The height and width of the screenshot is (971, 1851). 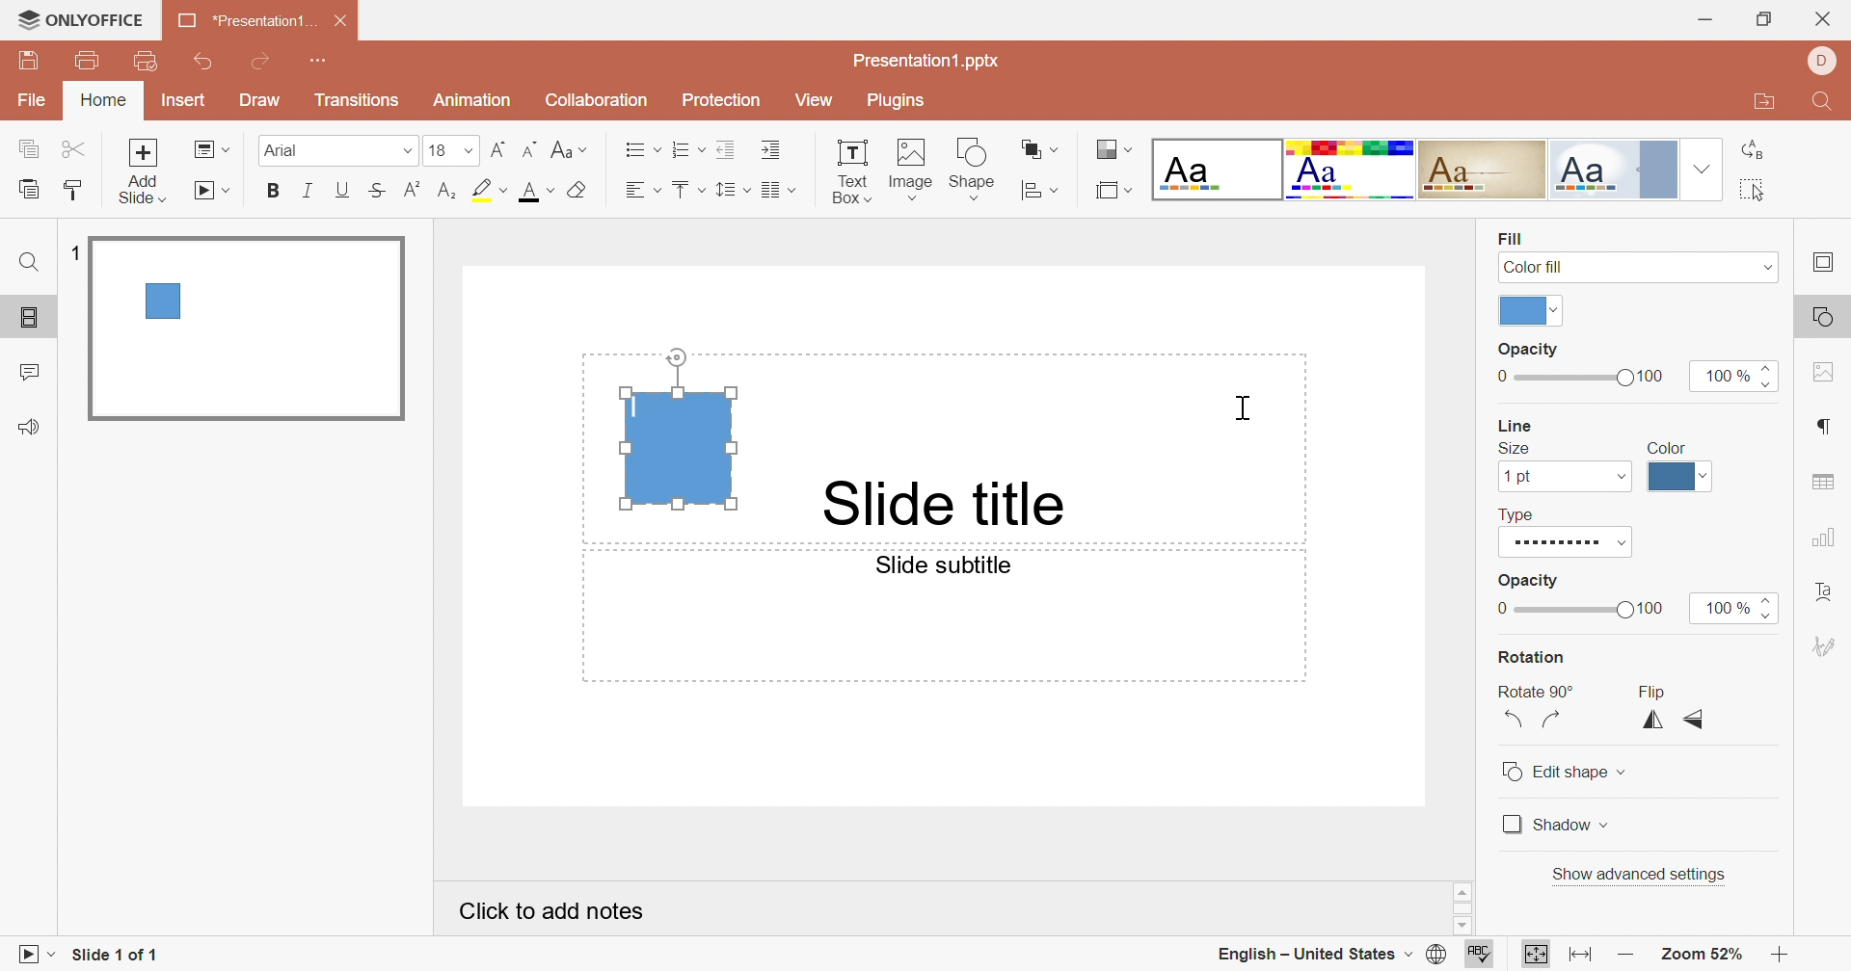 What do you see at coordinates (955, 568) in the screenshot?
I see `Slide subtitles` at bounding box center [955, 568].